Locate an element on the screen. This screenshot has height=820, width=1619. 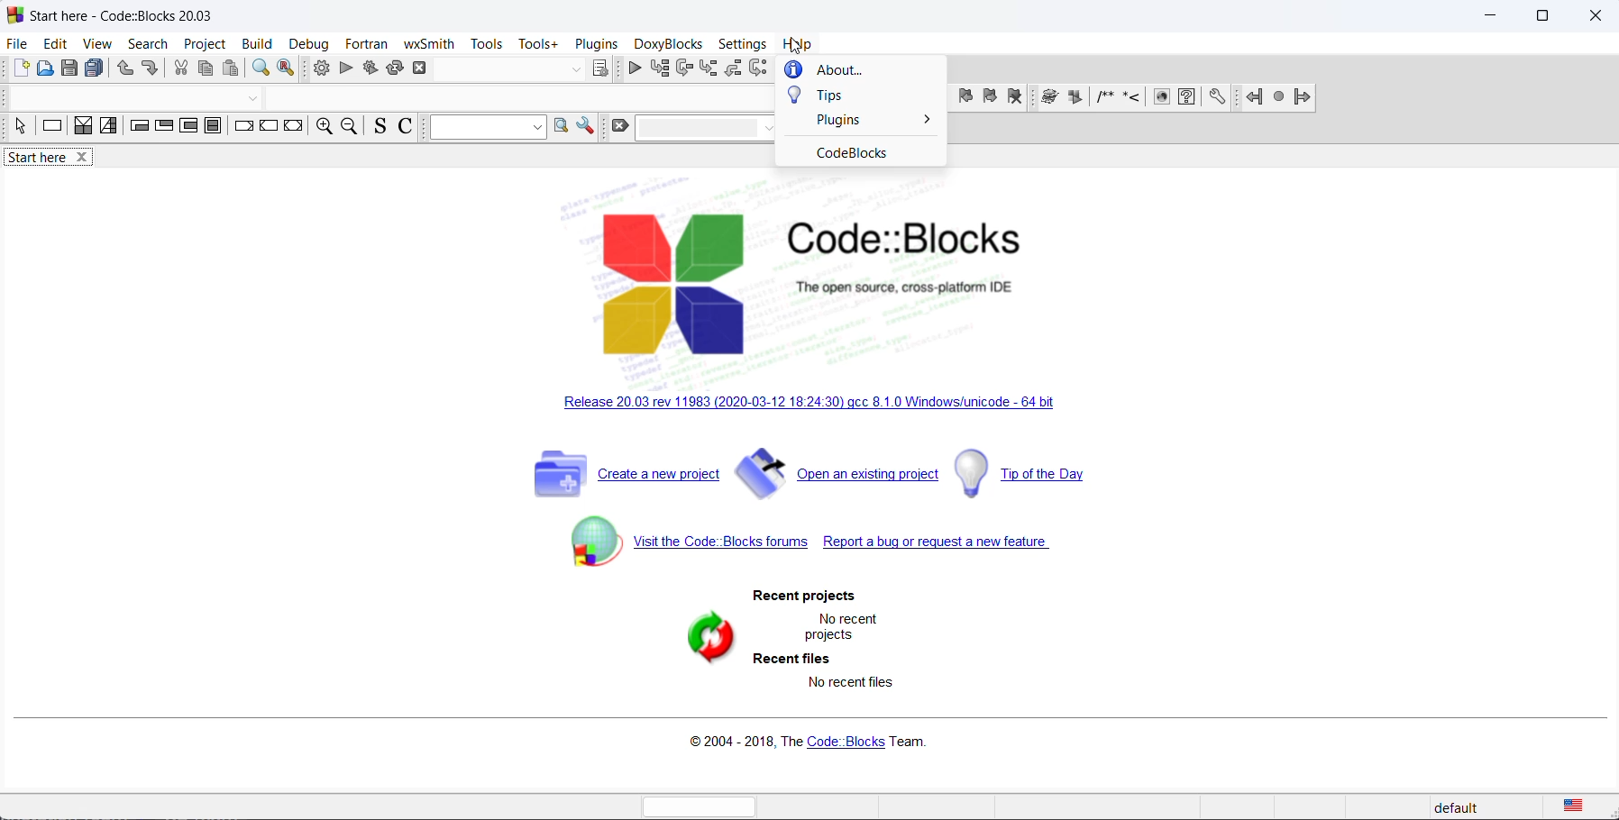
clear is located at coordinates (621, 130).